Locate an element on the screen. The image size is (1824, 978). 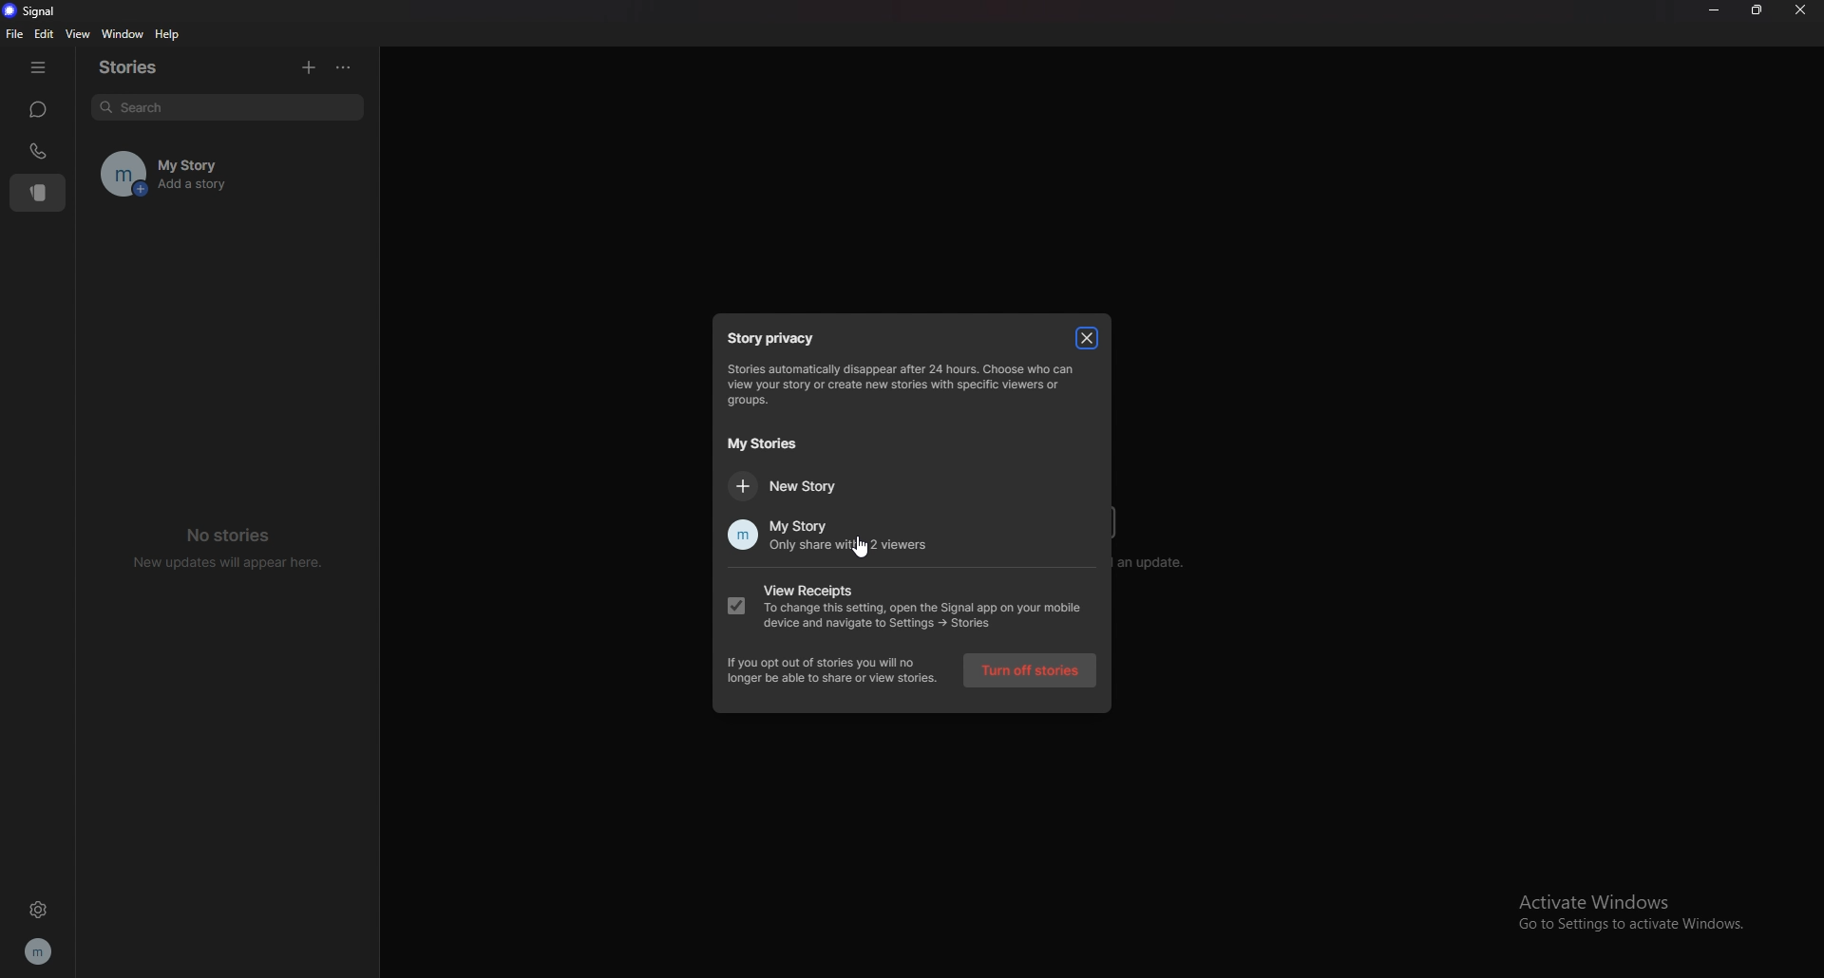
calls is located at coordinates (41, 150).